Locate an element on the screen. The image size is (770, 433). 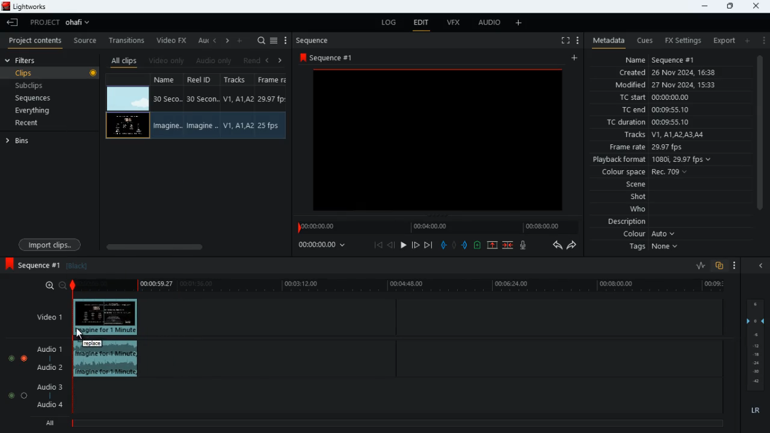
up is located at coordinates (491, 245).